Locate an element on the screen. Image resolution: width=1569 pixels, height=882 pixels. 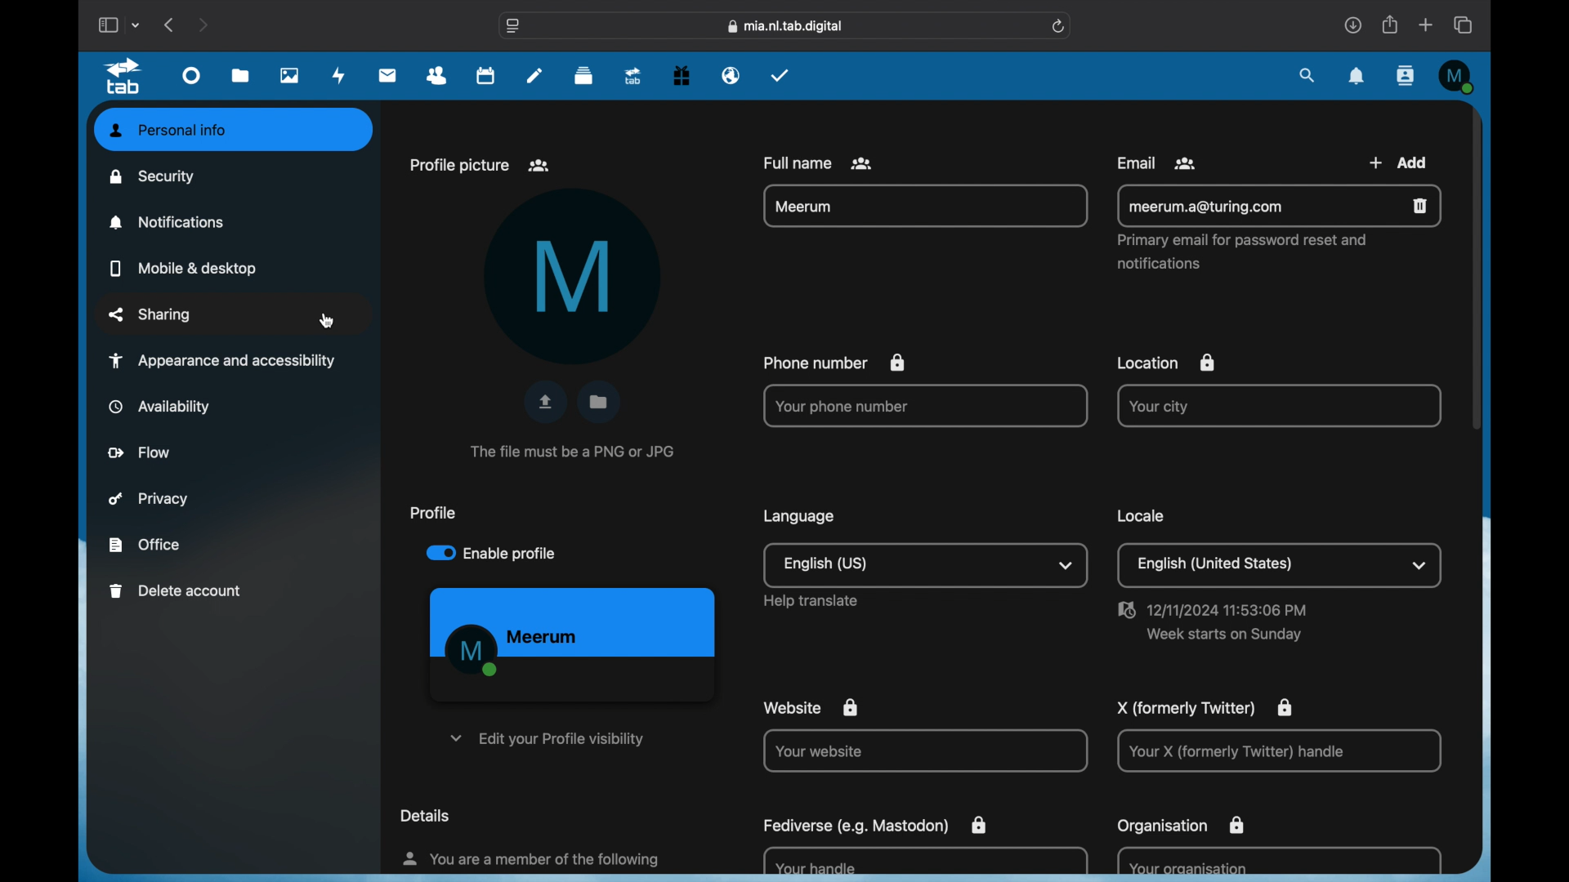
files is located at coordinates (240, 77).